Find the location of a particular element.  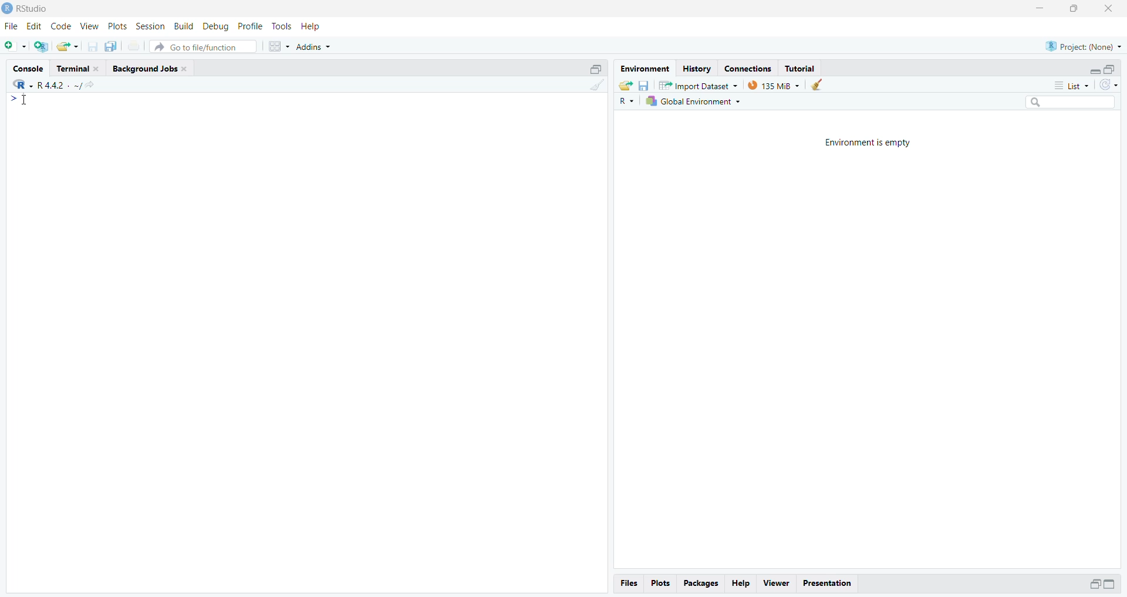

Maximize is located at coordinates (1072, 9).